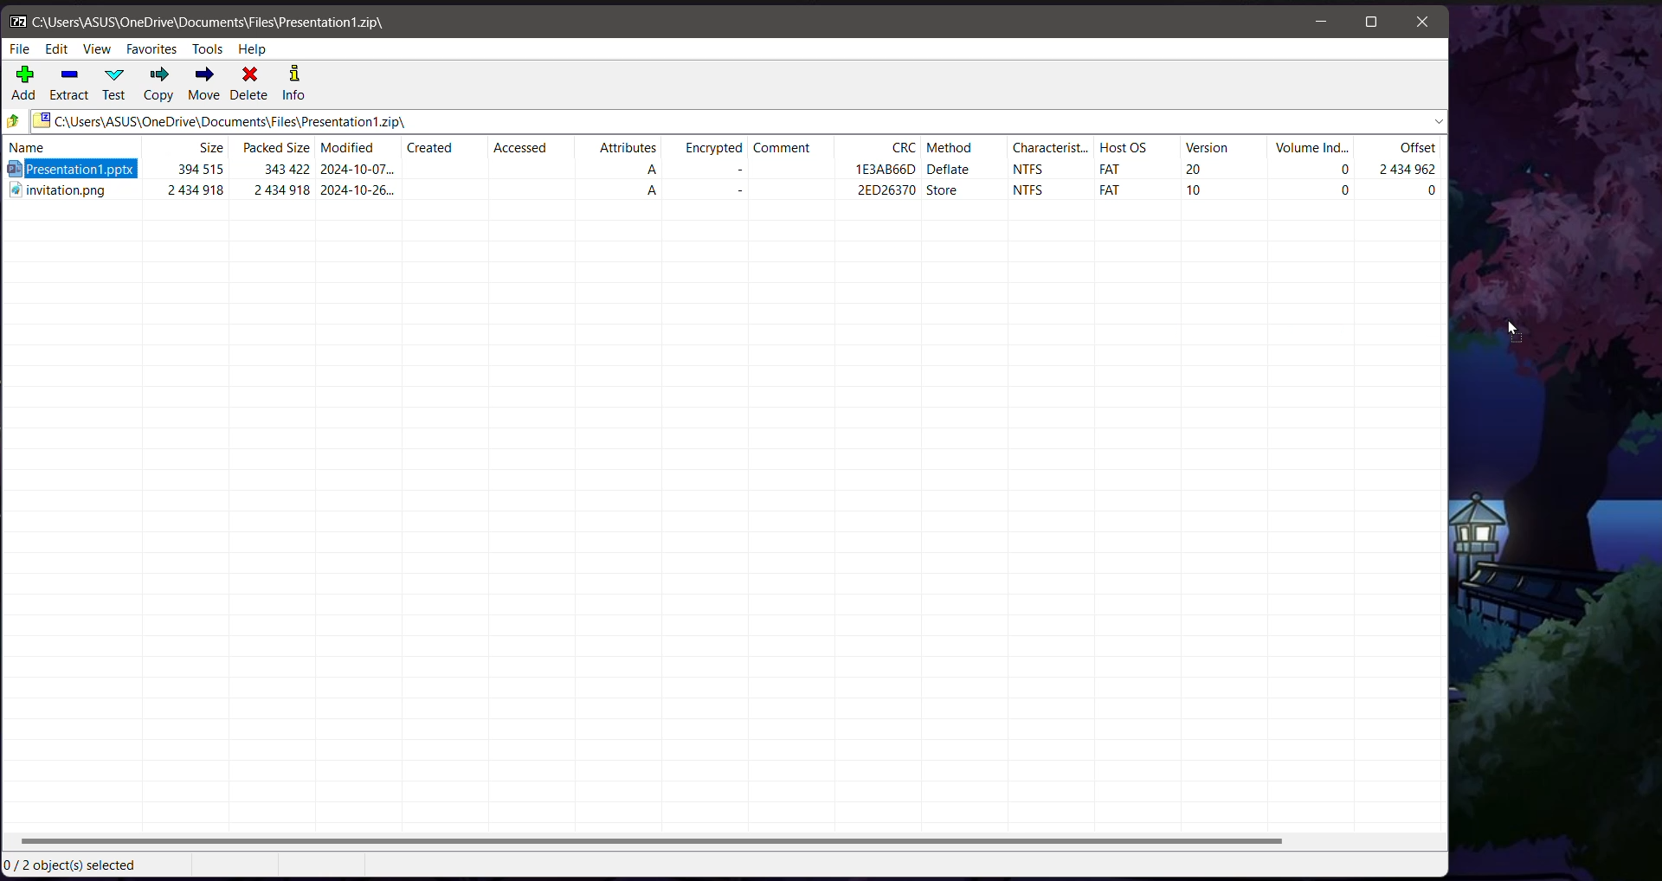 This screenshot has width=1662, height=881. What do you see at coordinates (1425, 22) in the screenshot?
I see `Close` at bounding box center [1425, 22].